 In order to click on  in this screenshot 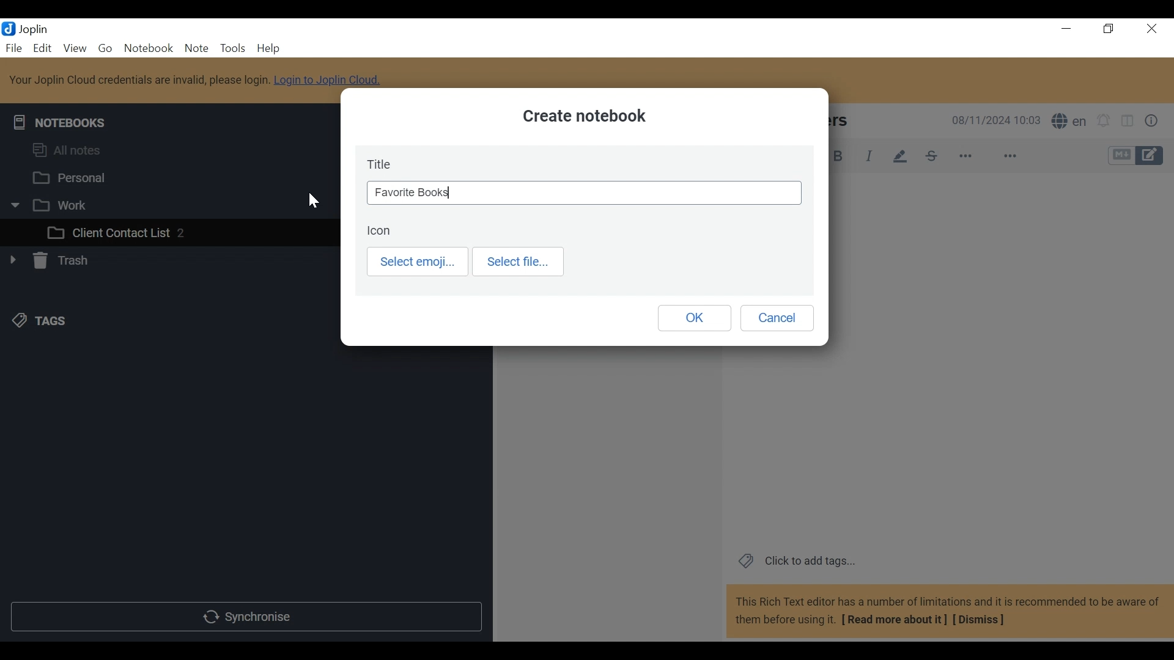, I will do `click(43, 48)`.